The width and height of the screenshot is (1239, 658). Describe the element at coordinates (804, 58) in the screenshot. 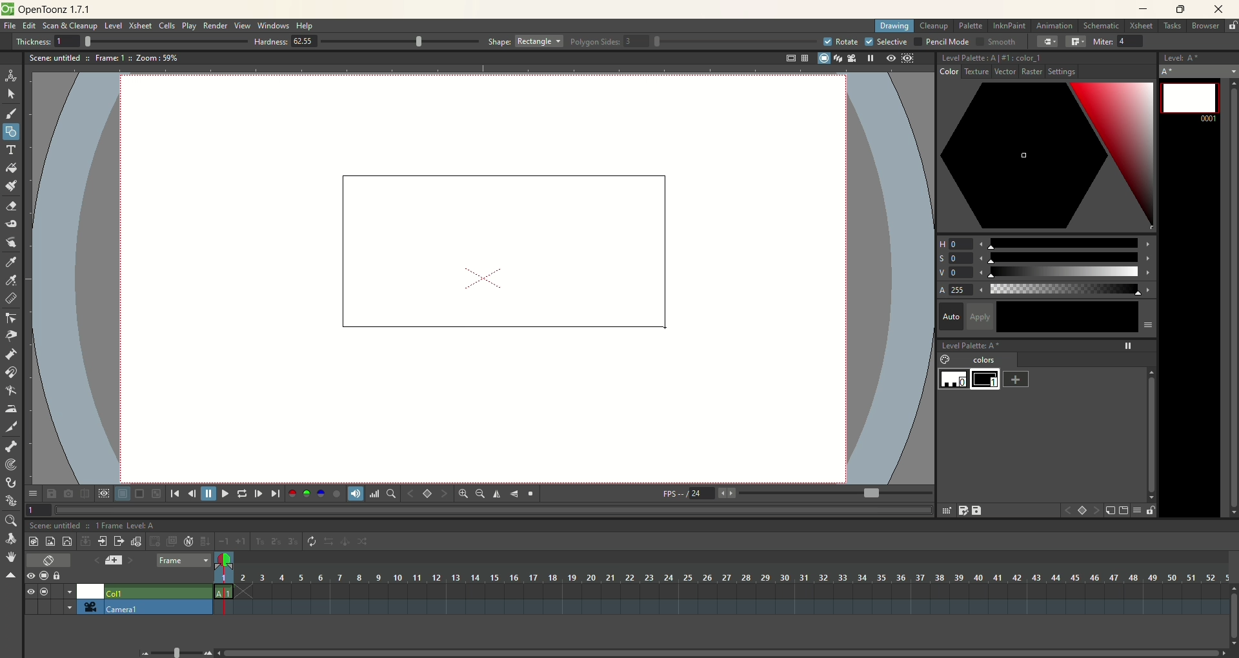

I see `field guide` at that location.